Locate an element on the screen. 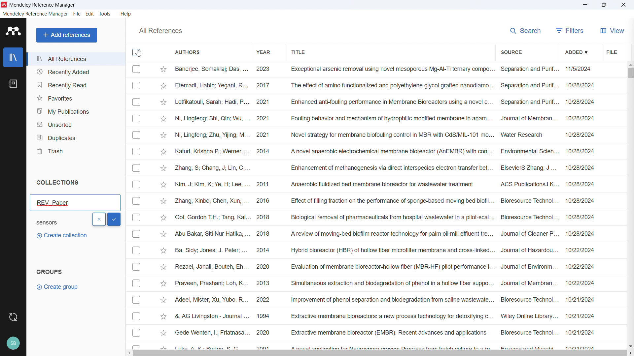 Image resolution: width=634 pixels, height=356 pixels. Create collection  is located at coordinates (61, 236).